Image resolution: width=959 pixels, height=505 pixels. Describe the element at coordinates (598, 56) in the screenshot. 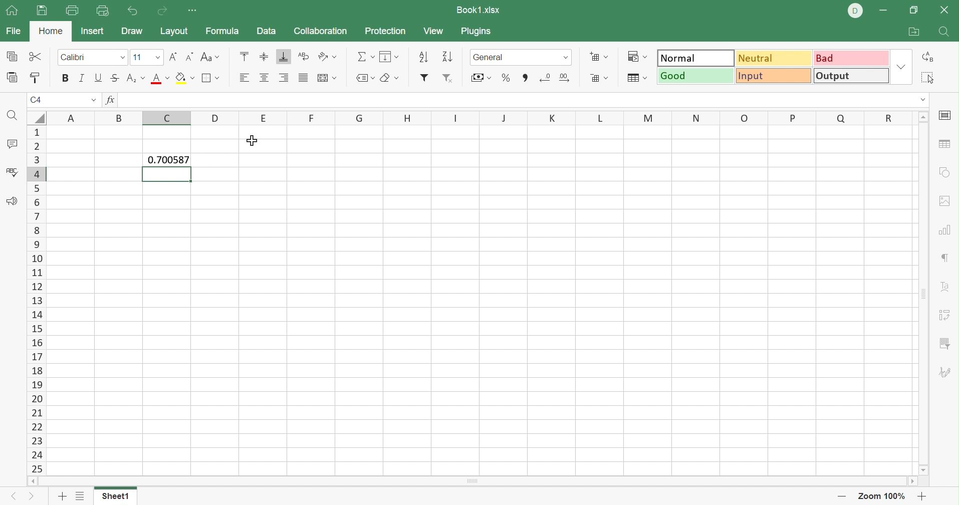

I see `Add cell` at that location.